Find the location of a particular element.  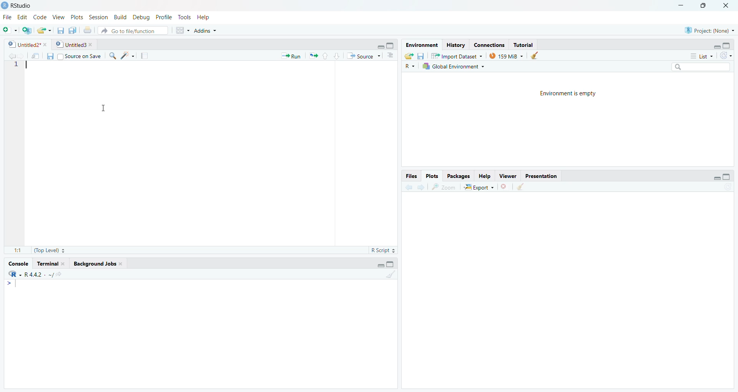

Help is located at coordinates (484, 177).